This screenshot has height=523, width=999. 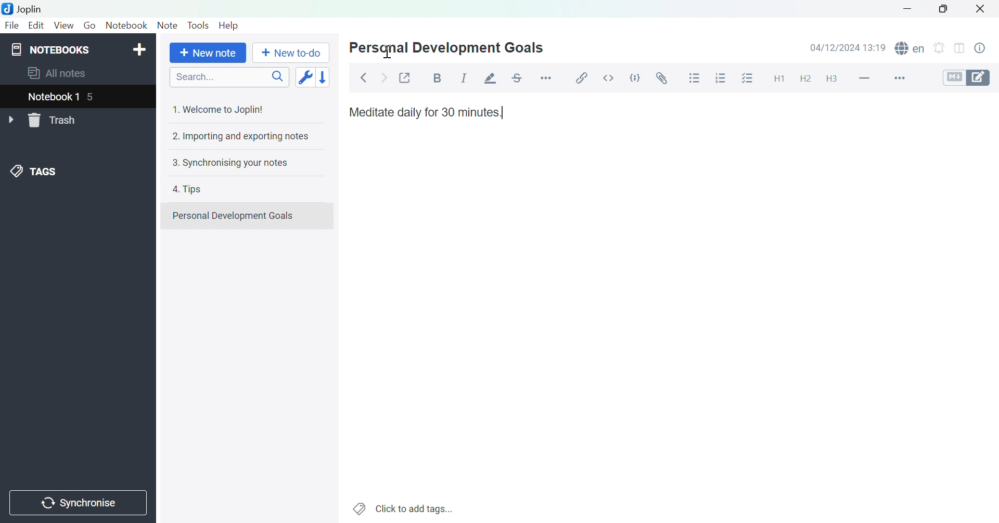 I want to click on Strikethrough, so click(x=519, y=76).